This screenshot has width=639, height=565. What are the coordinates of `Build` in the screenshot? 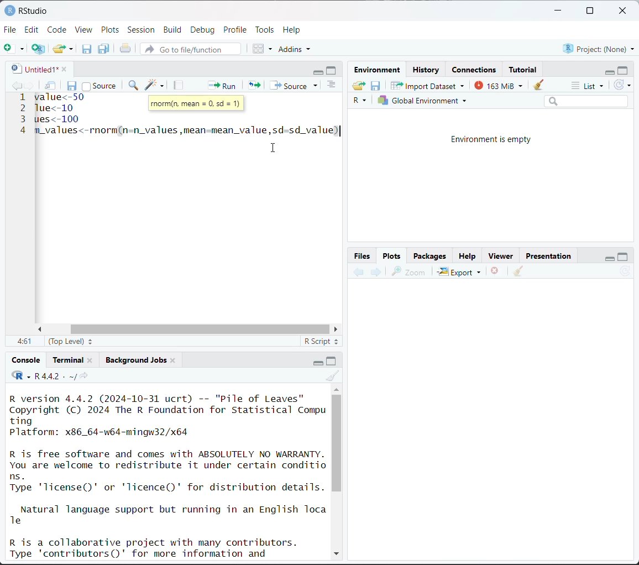 It's located at (174, 30).